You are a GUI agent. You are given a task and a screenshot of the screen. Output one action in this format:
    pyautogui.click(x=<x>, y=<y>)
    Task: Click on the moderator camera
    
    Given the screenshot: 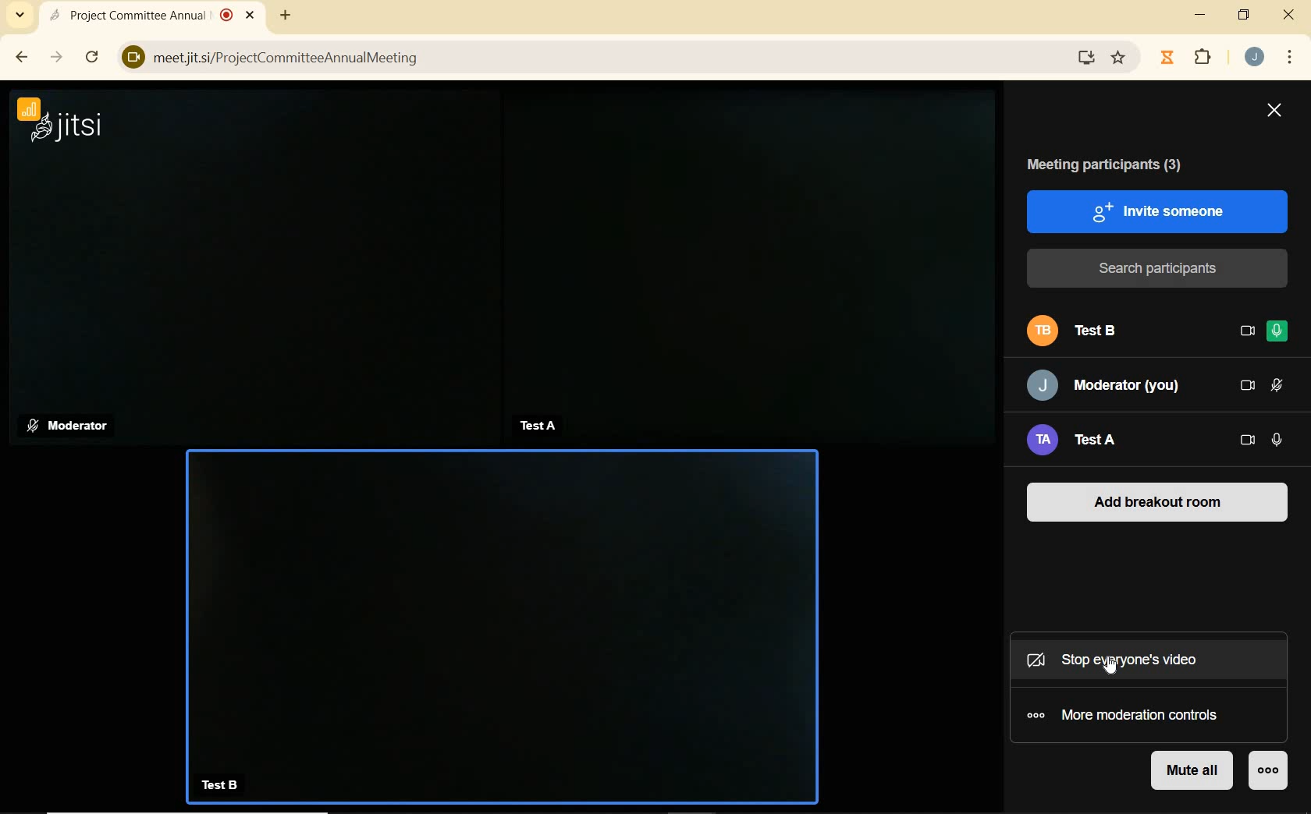 What is the action you would take?
    pyautogui.click(x=251, y=280)
    